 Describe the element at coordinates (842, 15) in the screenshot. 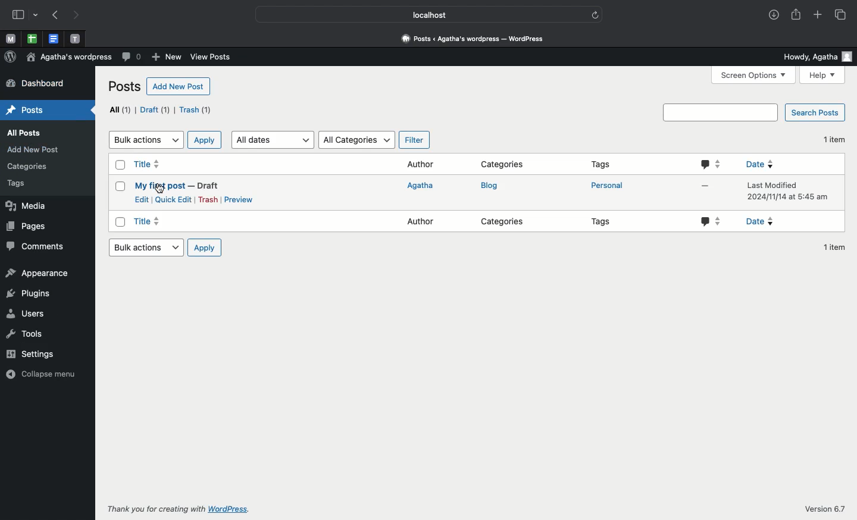

I see `Tabs` at that location.